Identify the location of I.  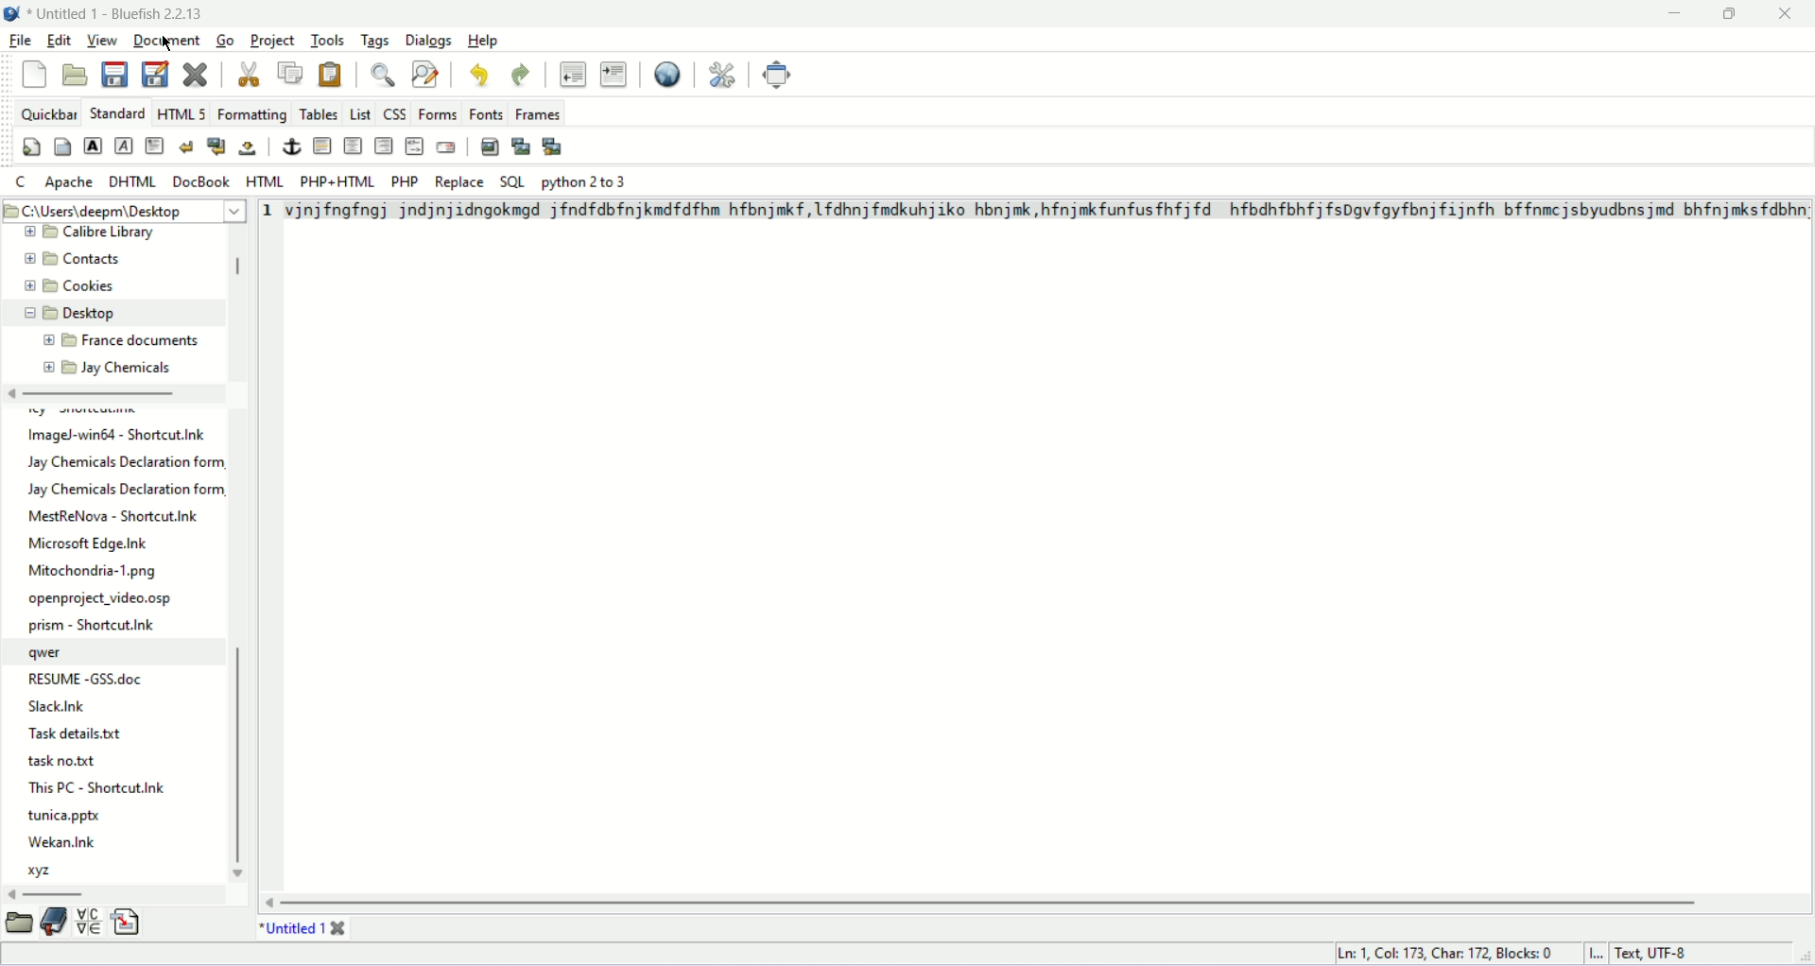
(1602, 955).